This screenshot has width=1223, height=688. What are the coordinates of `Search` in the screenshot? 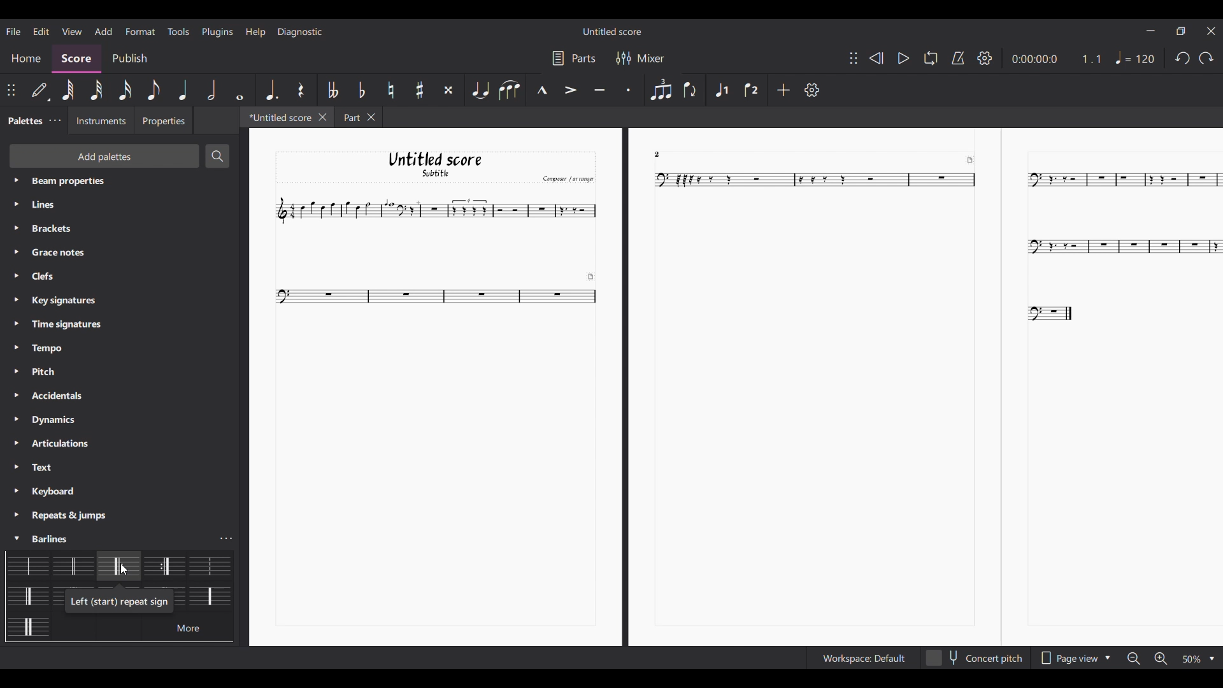 It's located at (217, 155).